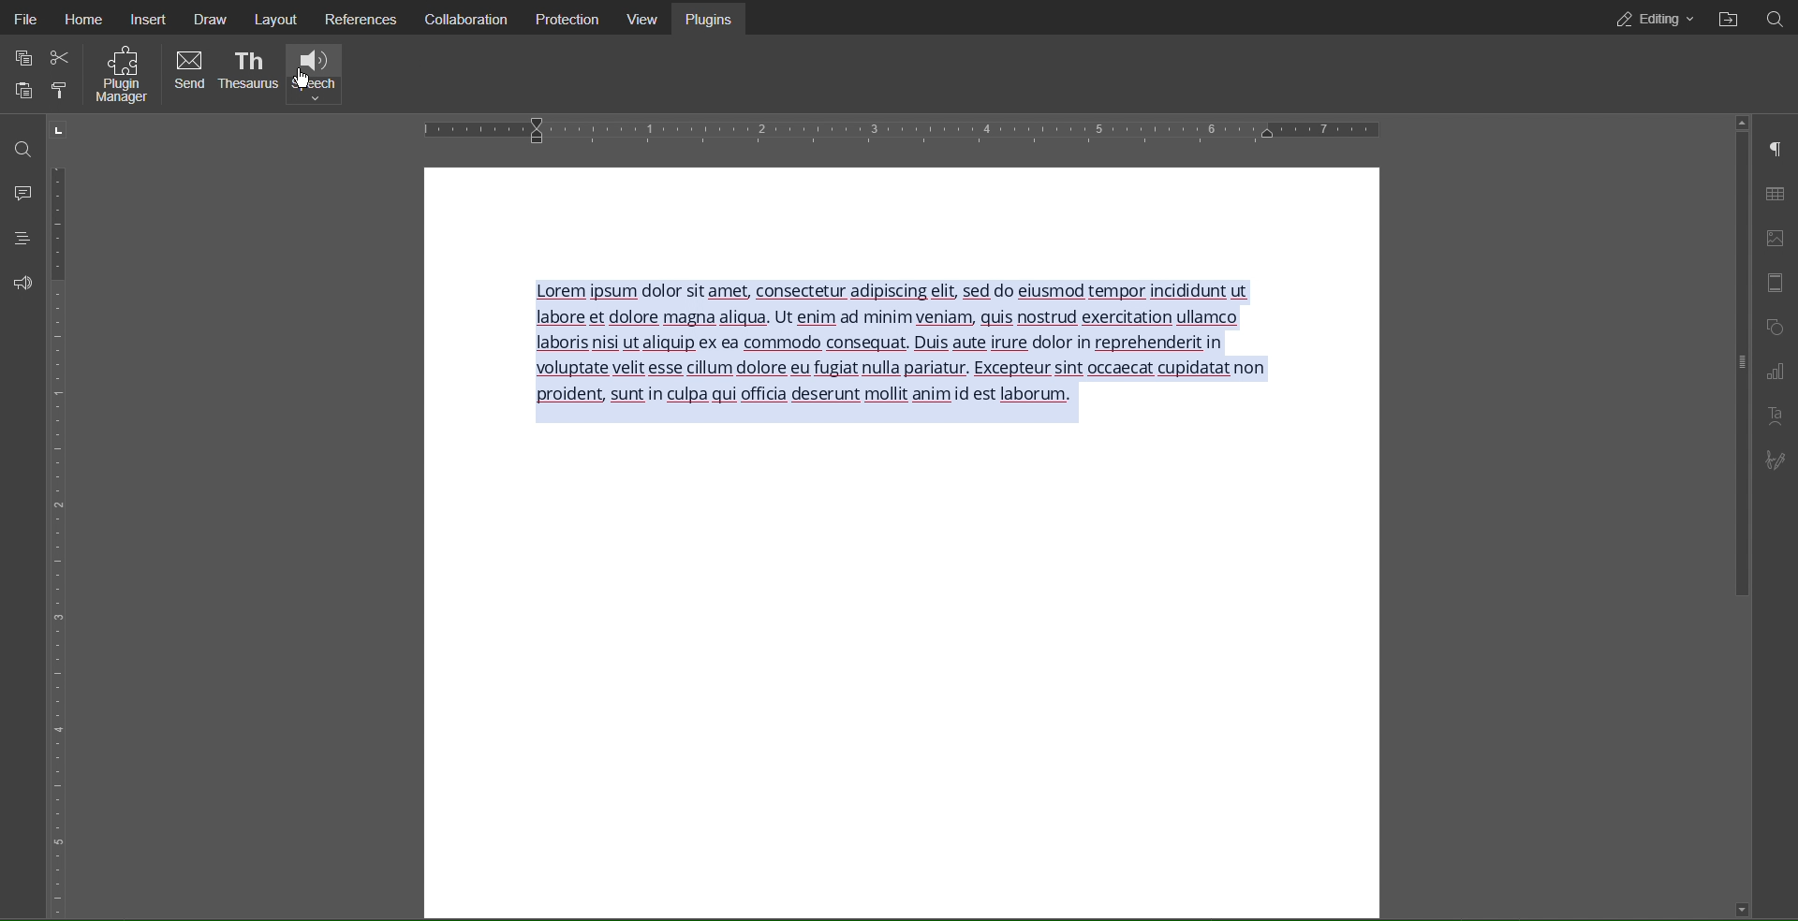  I want to click on Send, so click(189, 73).